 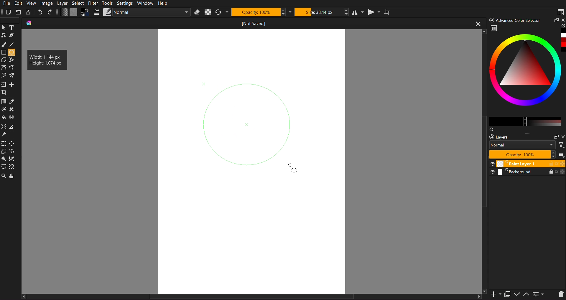 What do you see at coordinates (13, 167) in the screenshot?
I see `Free tool` at bounding box center [13, 167].